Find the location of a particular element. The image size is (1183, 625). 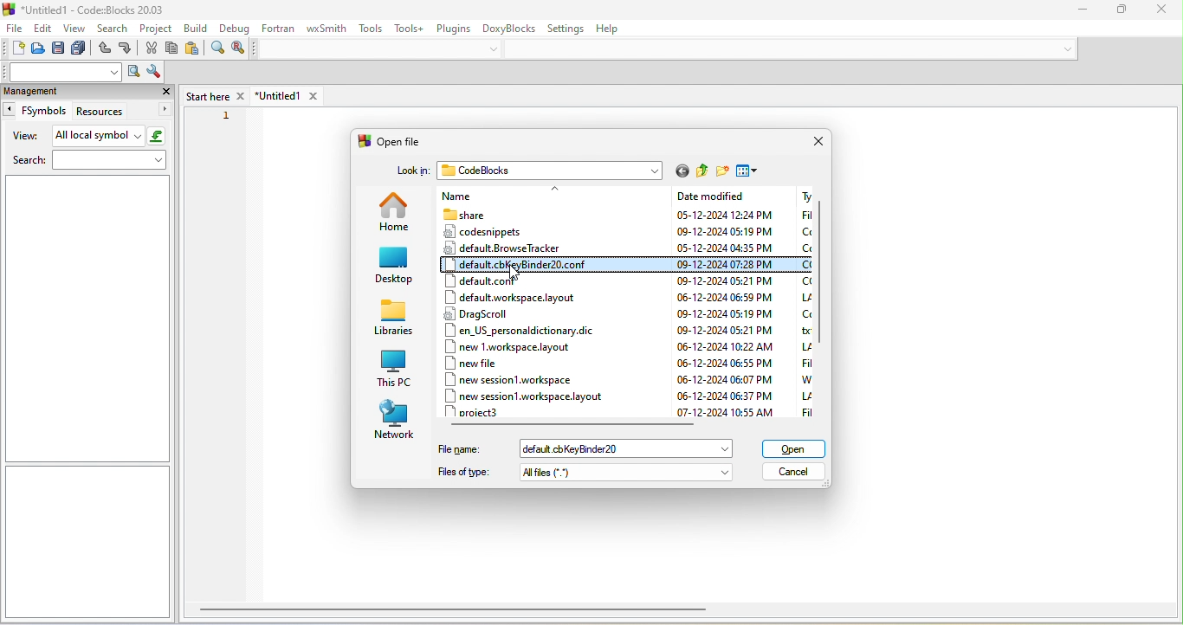

date is located at coordinates (728, 314).